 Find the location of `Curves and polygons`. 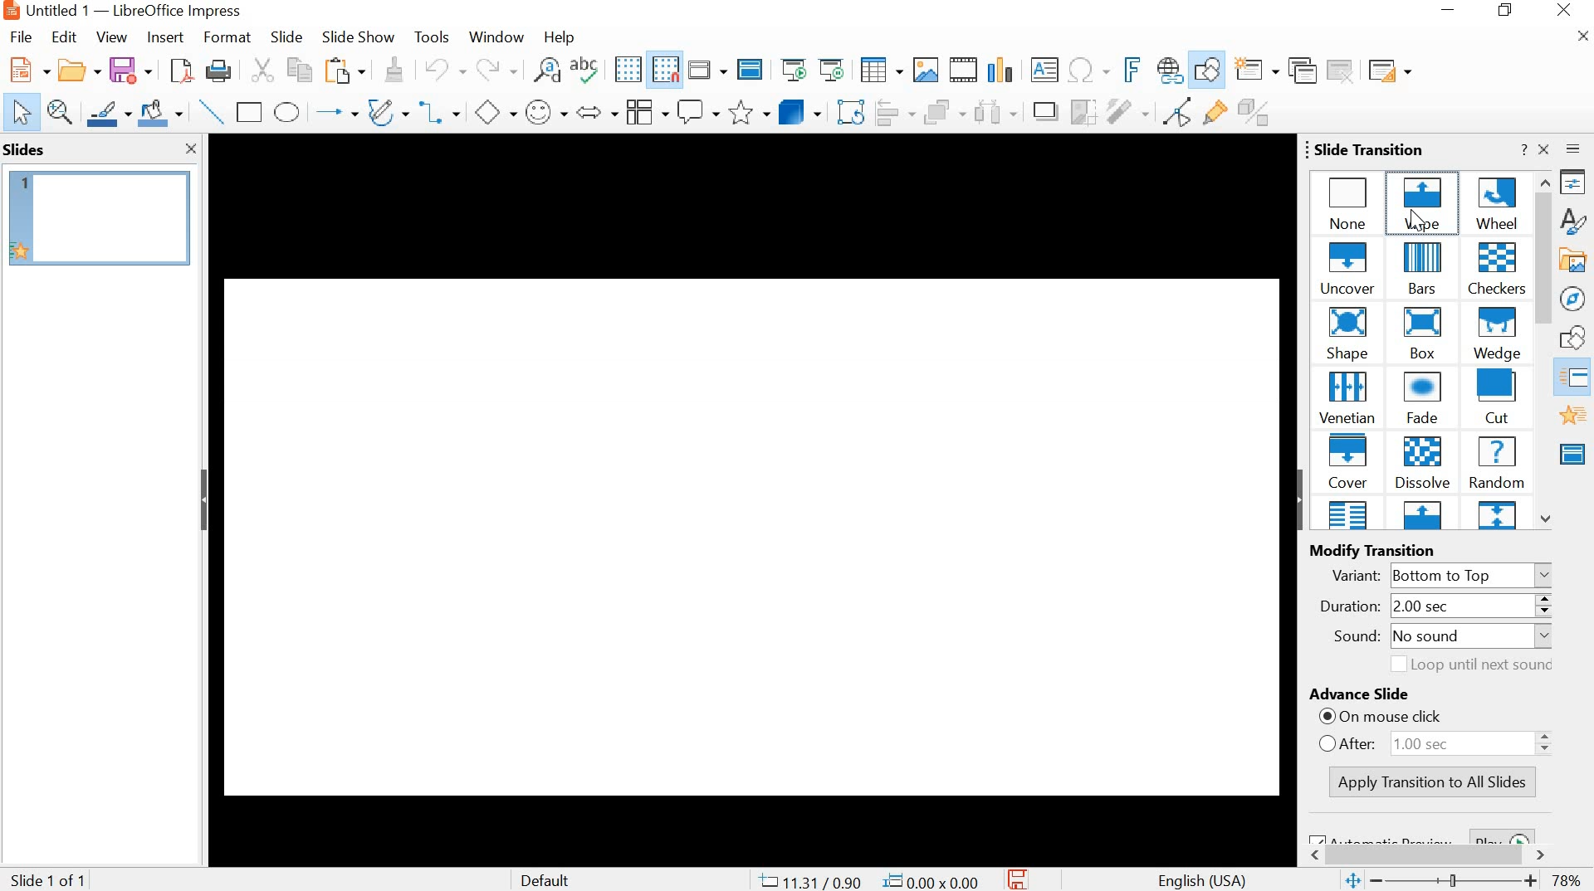

Curves and polygons is located at coordinates (388, 110).